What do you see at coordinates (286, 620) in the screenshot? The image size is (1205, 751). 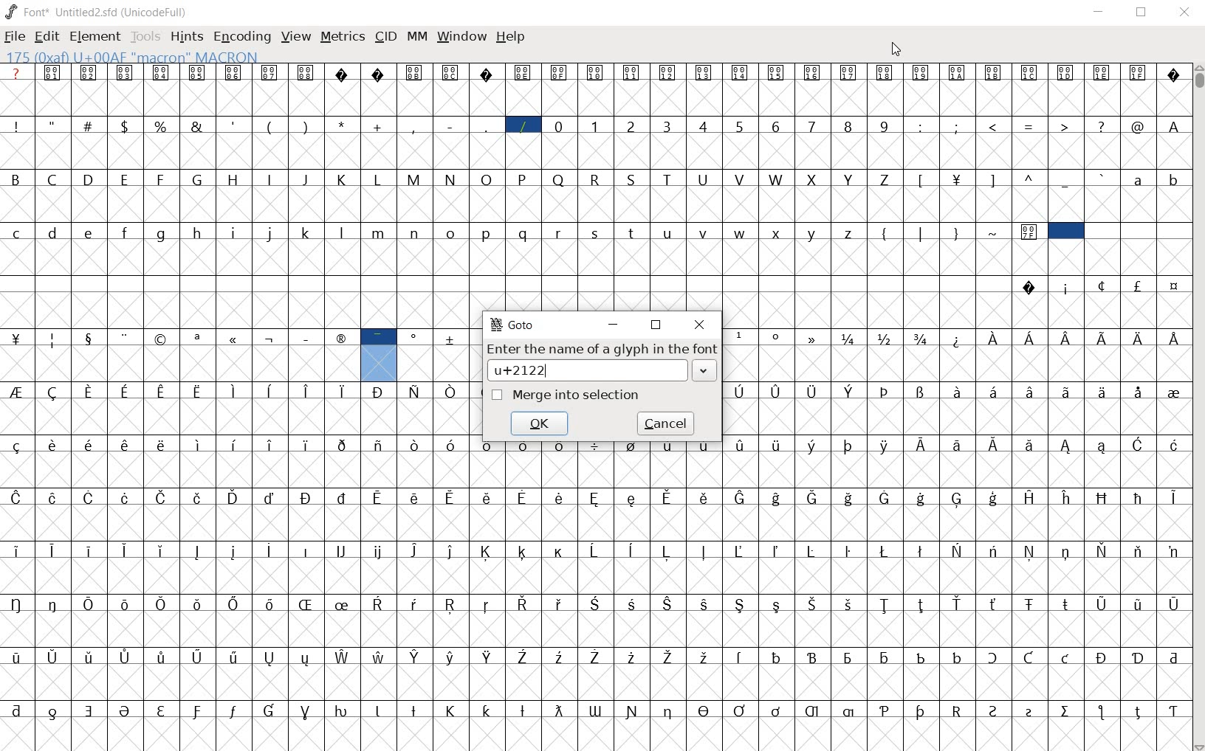 I see `accented characters` at bounding box center [286, 620].